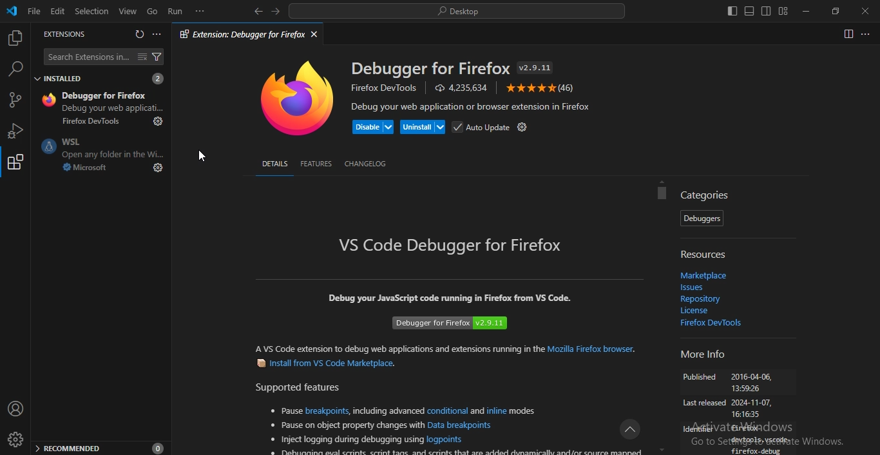 This screenshot has height=455, width=880. What do you see at coordinates (707, 275) in the screenshot?
I see `marketplace` at bounding box center [707, 275].